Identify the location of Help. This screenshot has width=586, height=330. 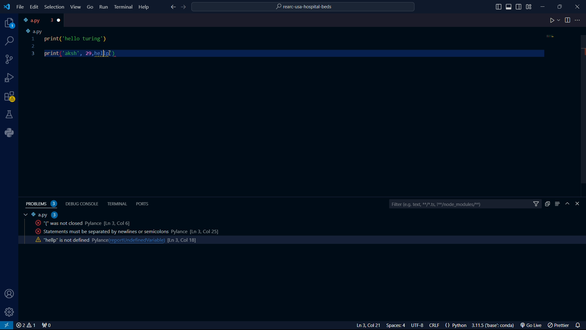
(145, 6).